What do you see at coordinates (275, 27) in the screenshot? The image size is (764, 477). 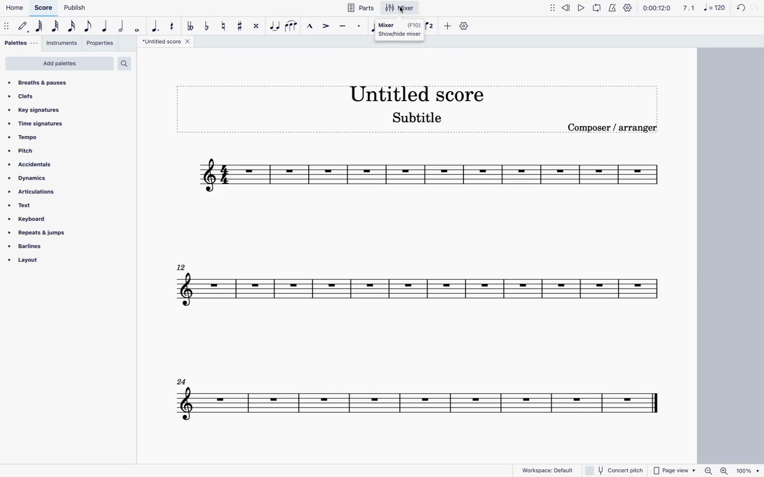 I see `tie` at bounding box center [275, 27].